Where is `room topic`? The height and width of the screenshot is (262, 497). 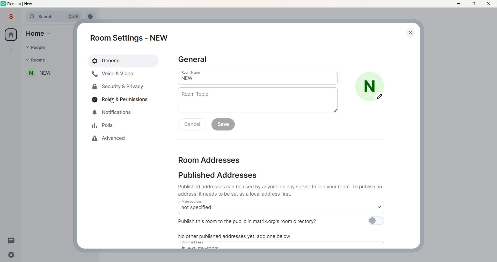 room topic is located at coordinates (258, 102).